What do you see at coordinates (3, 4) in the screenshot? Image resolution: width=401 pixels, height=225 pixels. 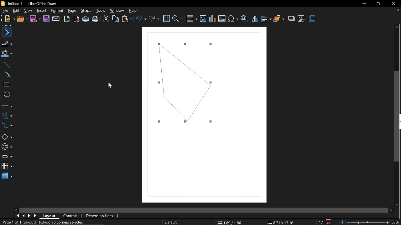 I see `logo Libre` at bounding box center [3, 4].